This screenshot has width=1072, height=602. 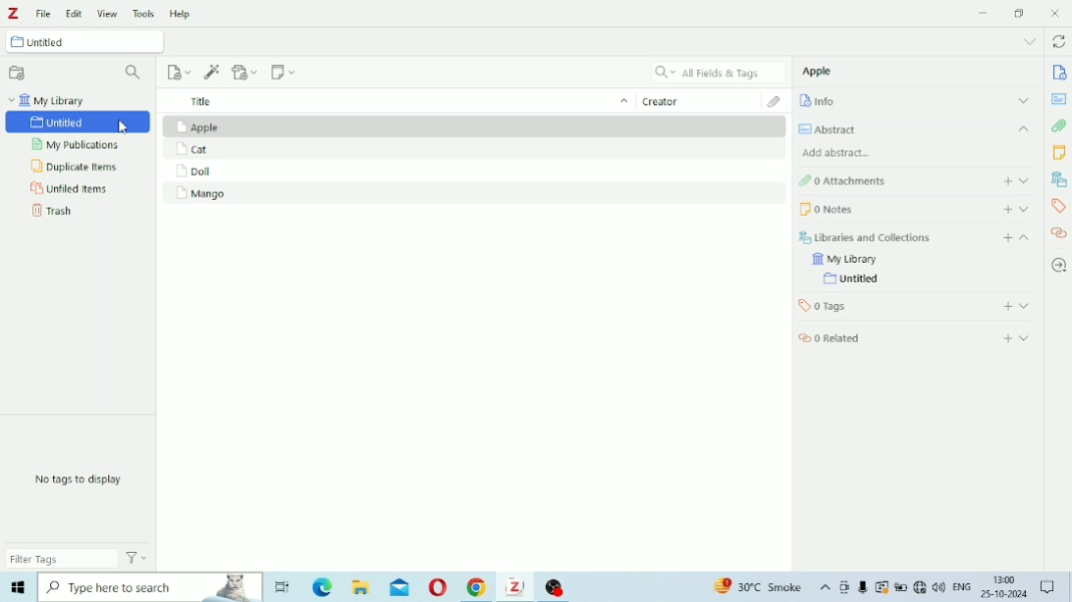 What do you see at coordinates (1024, 306) in the screenshot?
I see `Expand section` at bounding box center [1024, 306].